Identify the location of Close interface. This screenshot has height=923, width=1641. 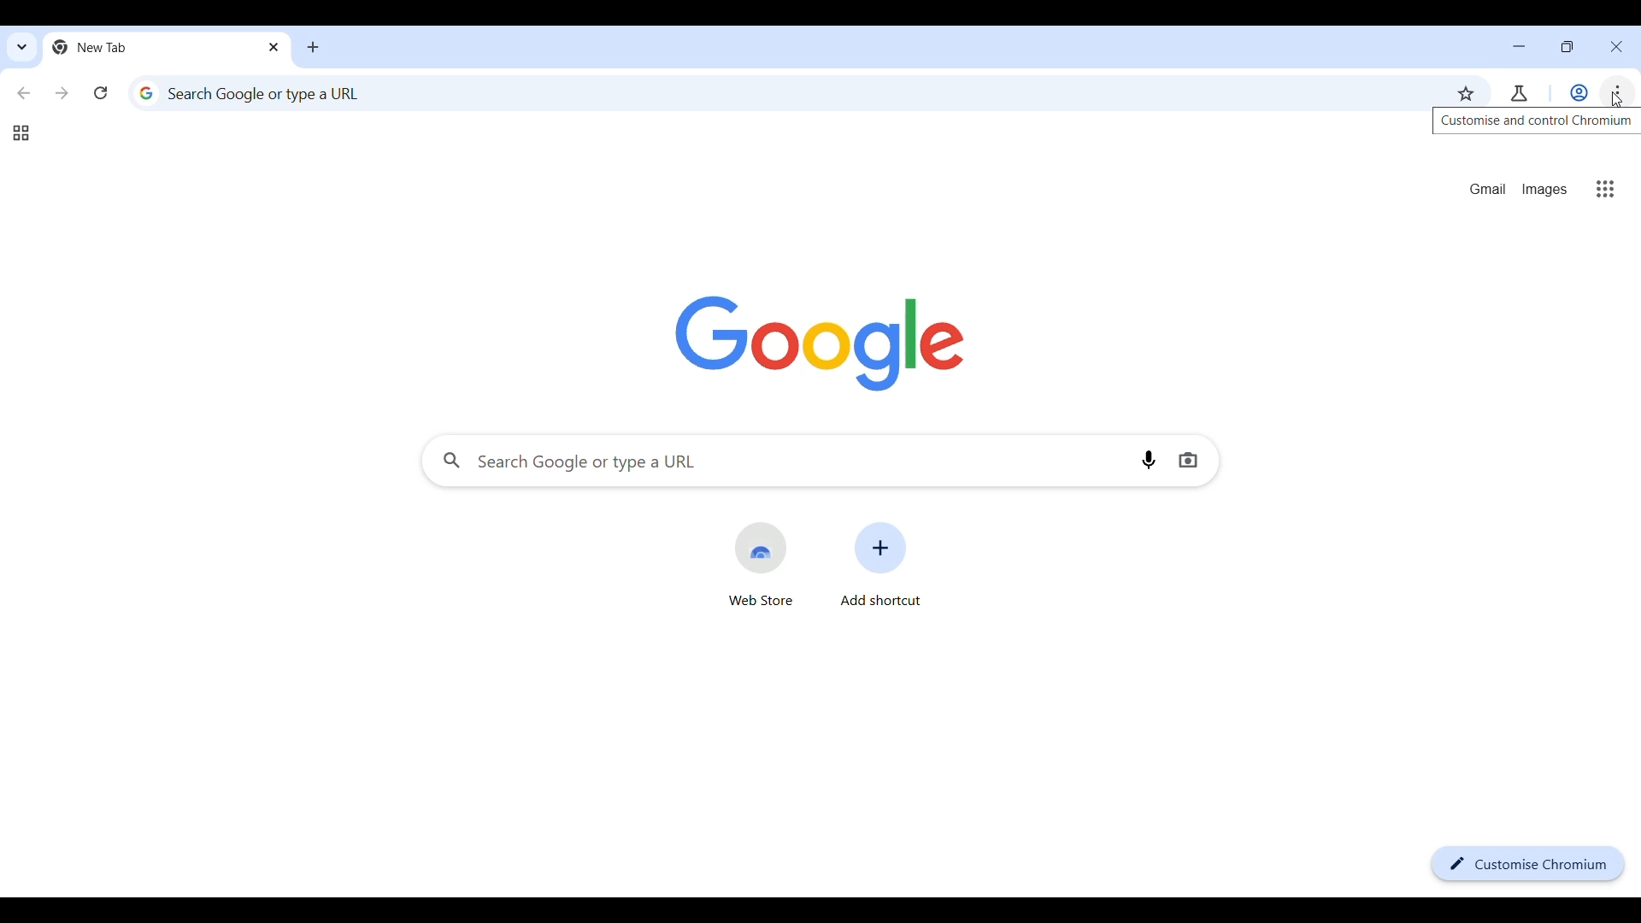
(1617, 47).